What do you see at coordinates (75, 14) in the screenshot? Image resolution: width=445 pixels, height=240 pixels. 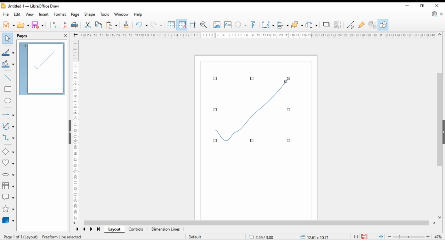 I see `page` at bounding box center [75, 14].